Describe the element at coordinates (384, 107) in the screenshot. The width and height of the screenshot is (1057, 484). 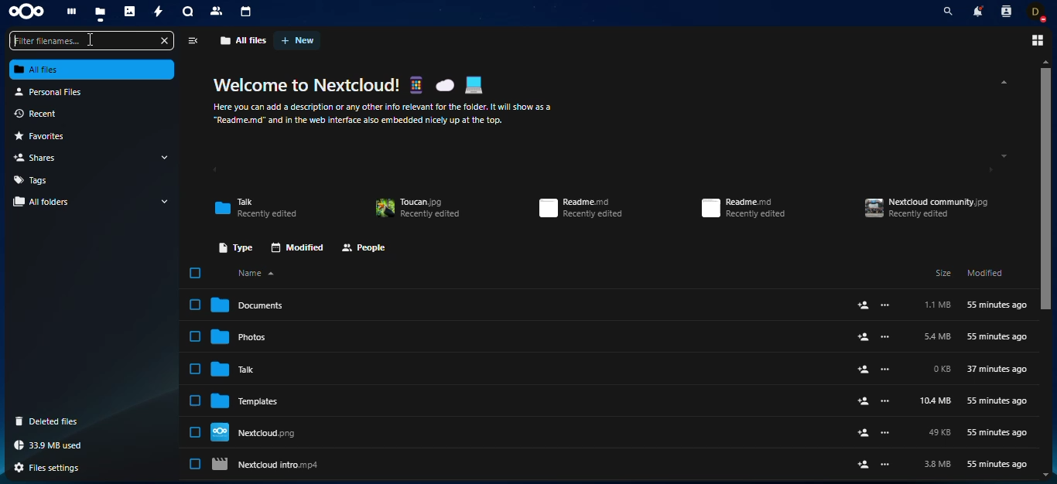
I see `Here you can add a description or any other info relevant for the folder. It will show as a` at that location.